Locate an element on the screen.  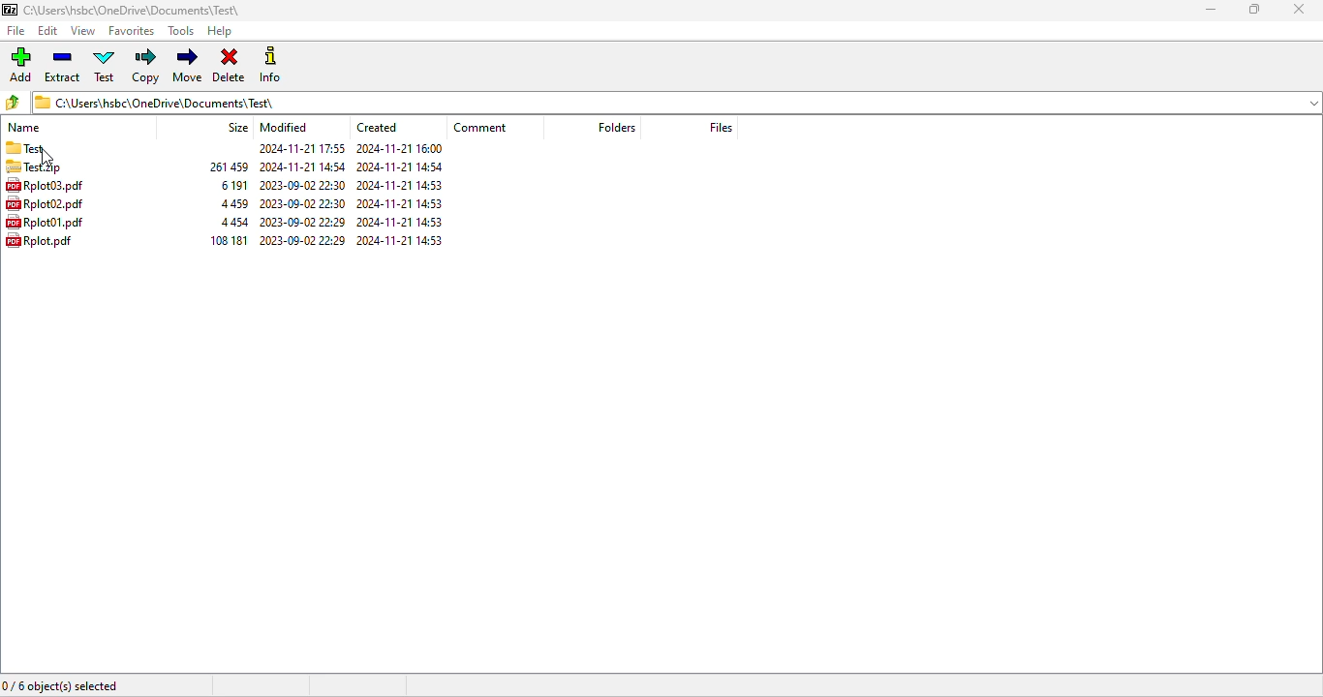
view is located at coordinates (82, 30).